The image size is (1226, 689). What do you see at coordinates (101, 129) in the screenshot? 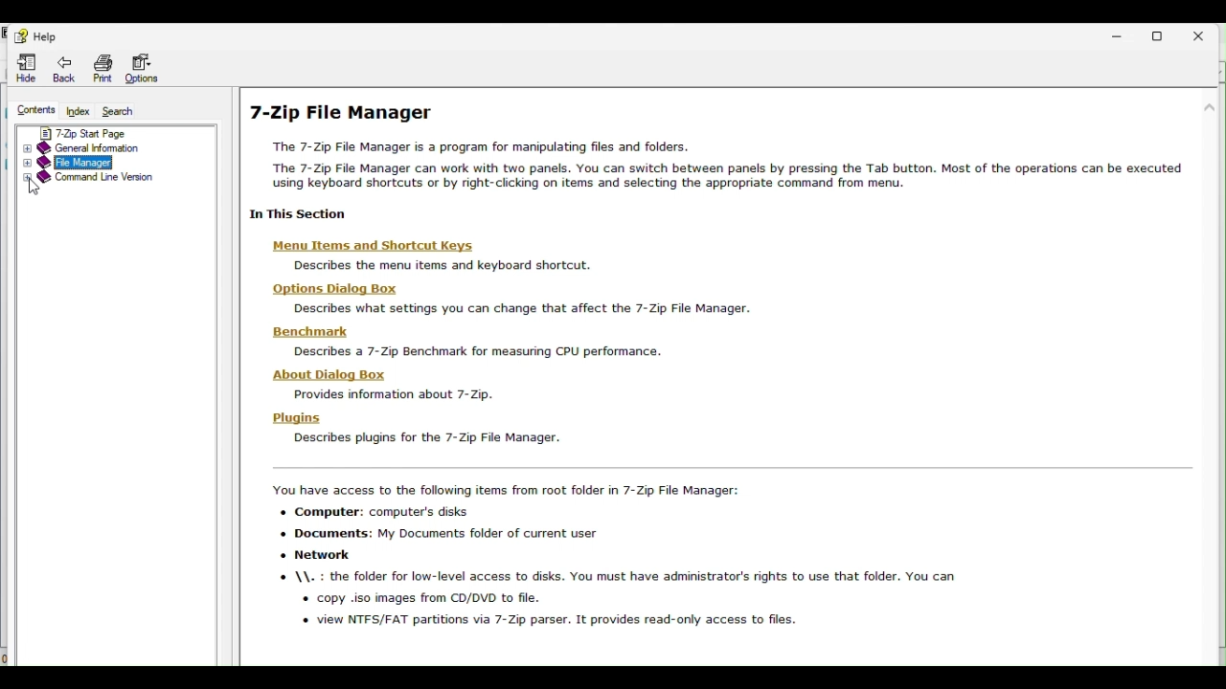
I see `7 zip start start page` at bounding box center [101, 129].